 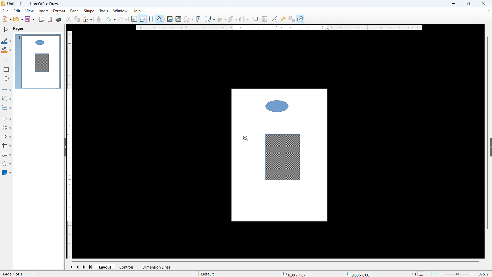 What do you see at coordinates (435, 274) in the screenshot?
I see `Fit to page ` at bounding box center [435, 274].